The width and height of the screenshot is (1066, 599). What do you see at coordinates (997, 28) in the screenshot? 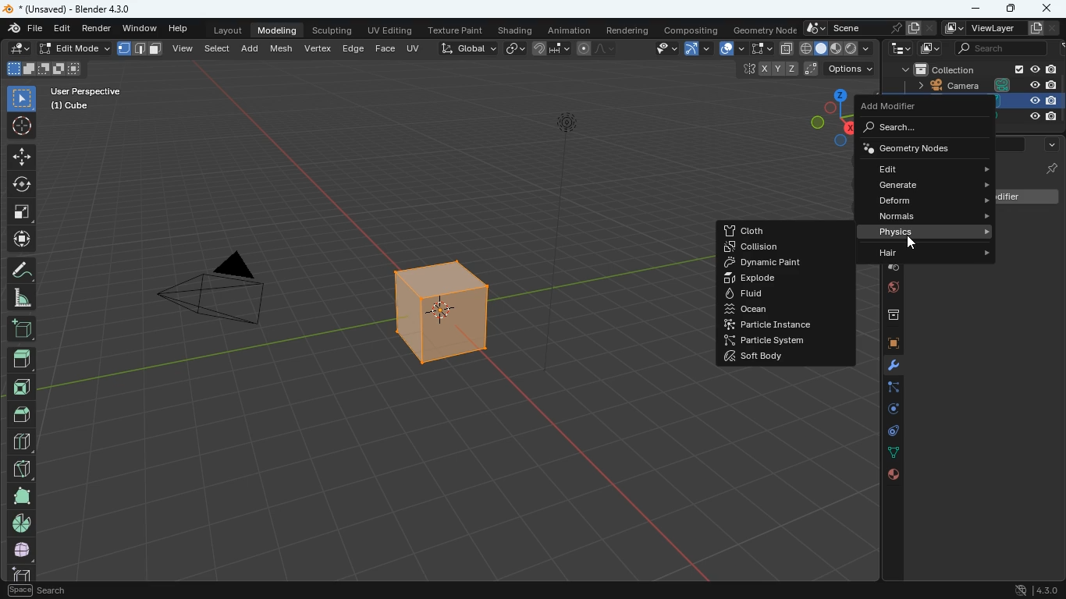
I see `viewlayer` at bounding box center [997, 28].